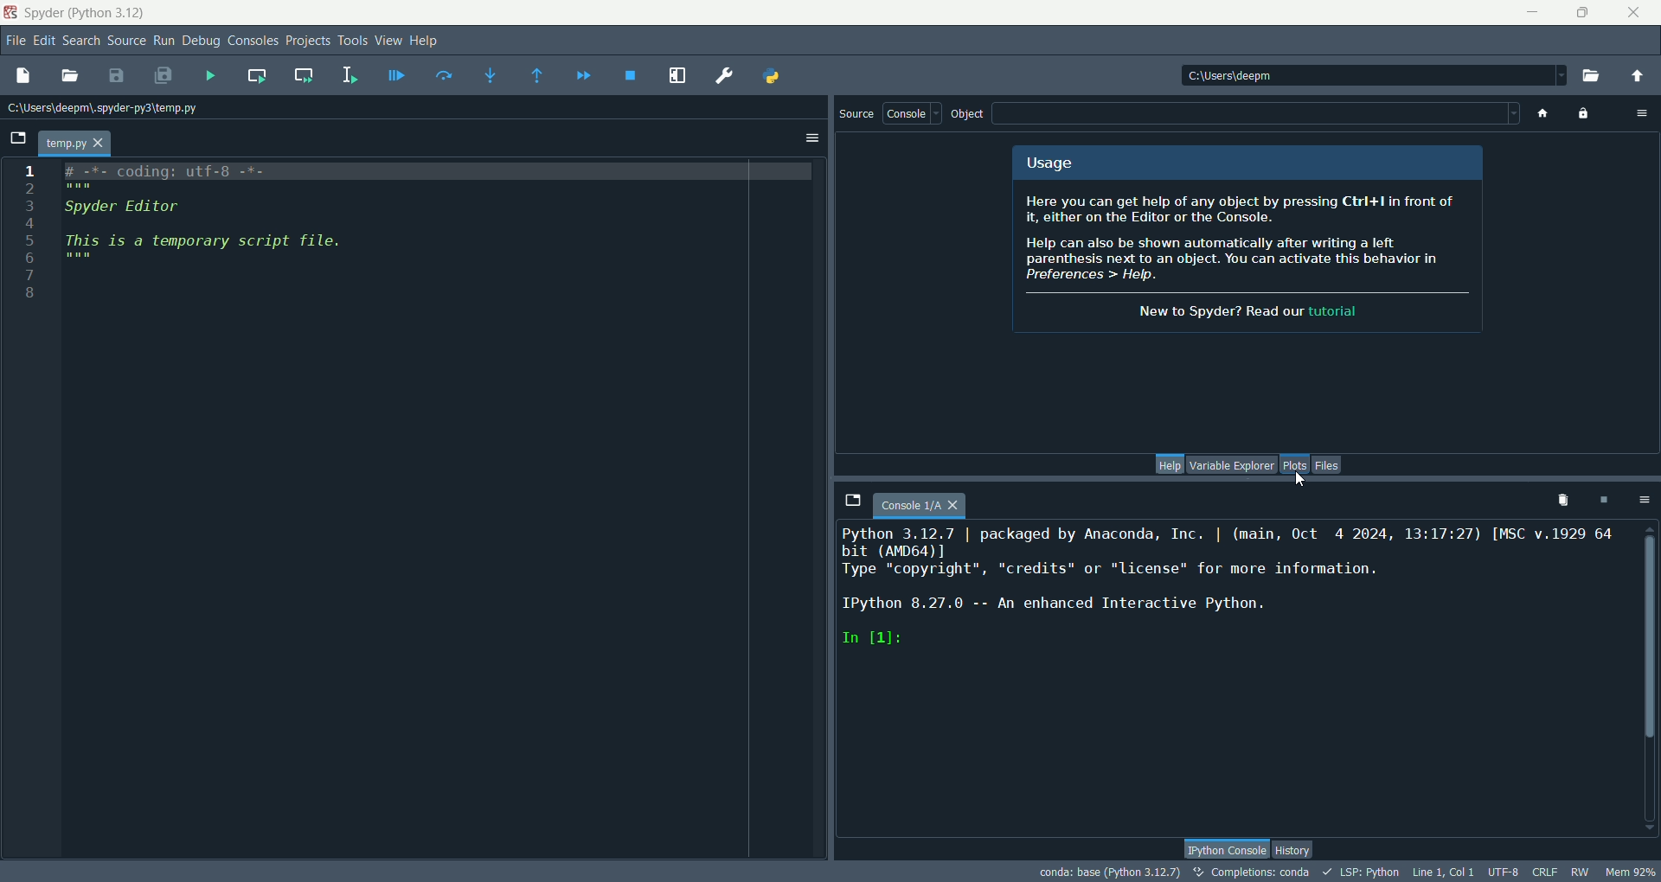 The width and height of the screenshot is (1661, 882). What do you see at coordinates (856, 112) in the screenshot?
I see `source` at bounding box center [856, 112].